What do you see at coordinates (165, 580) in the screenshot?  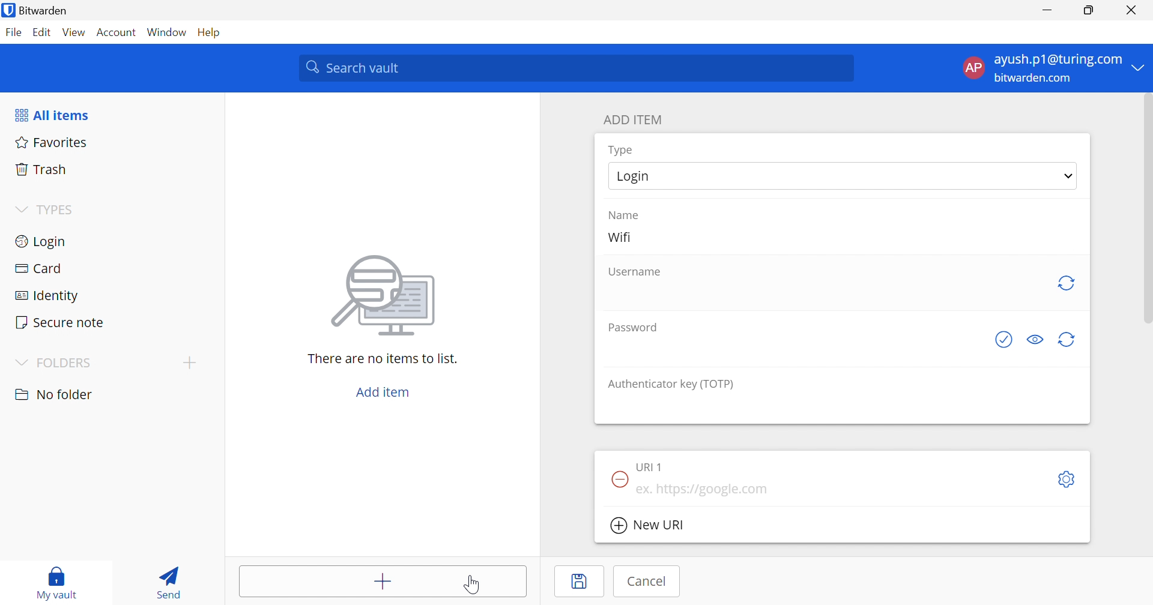 I see `Send` at bounding box center [165, 580].